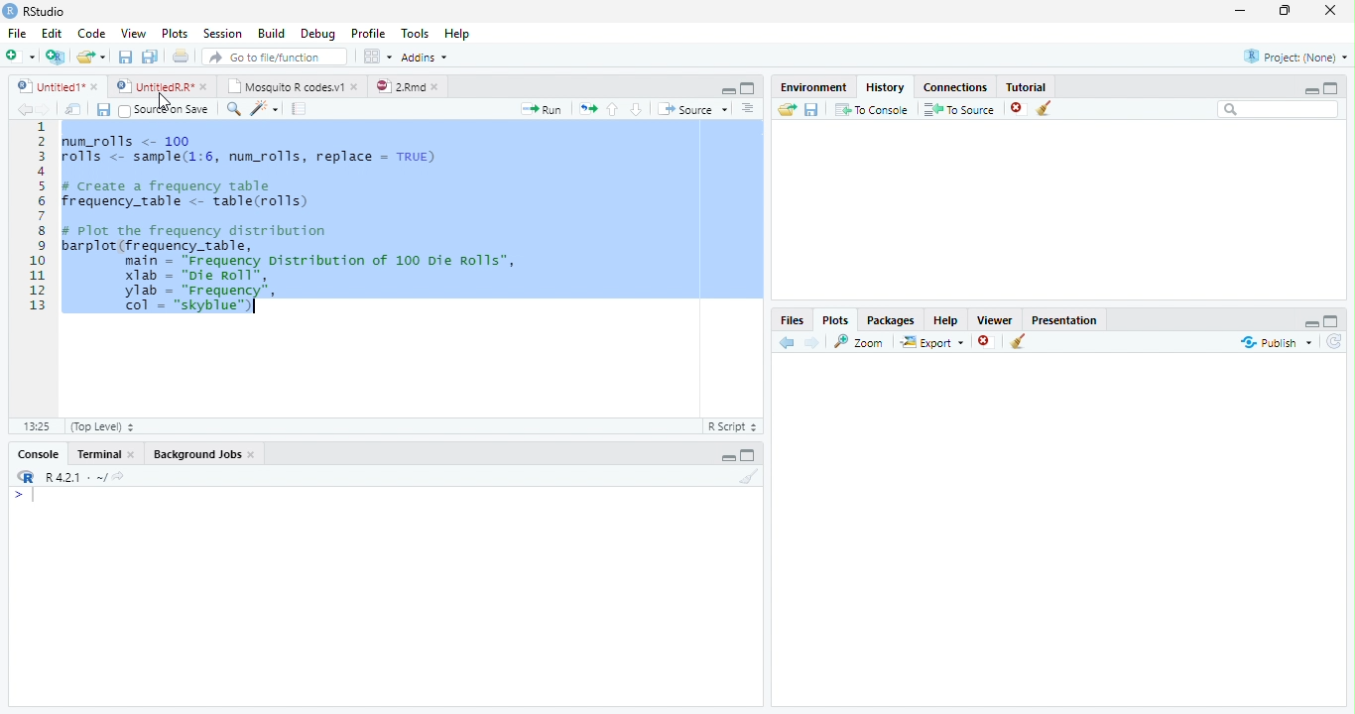  Describe the element at coordinates (205, 452) in the screenshot. I see `Background Jobs` at that location.